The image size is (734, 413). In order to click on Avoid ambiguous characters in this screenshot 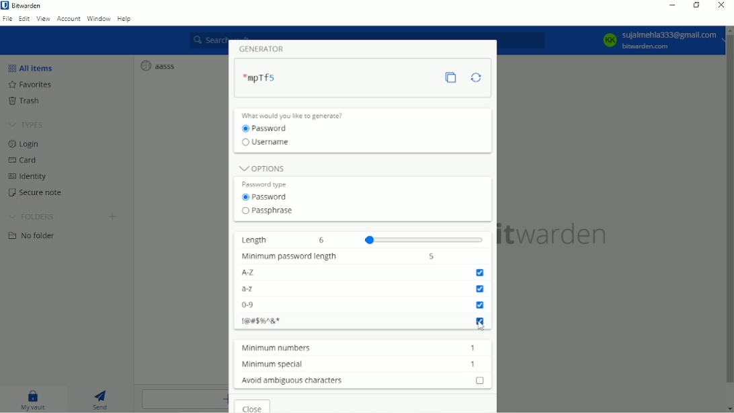, I will do `click(295, 382)`.